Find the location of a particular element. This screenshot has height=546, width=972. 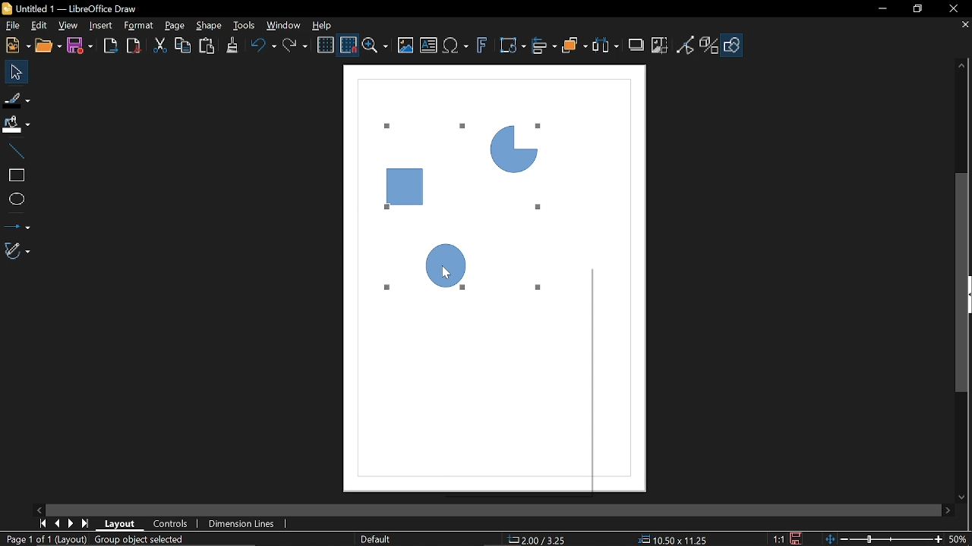

Next page is located at coordinates (71, 523).